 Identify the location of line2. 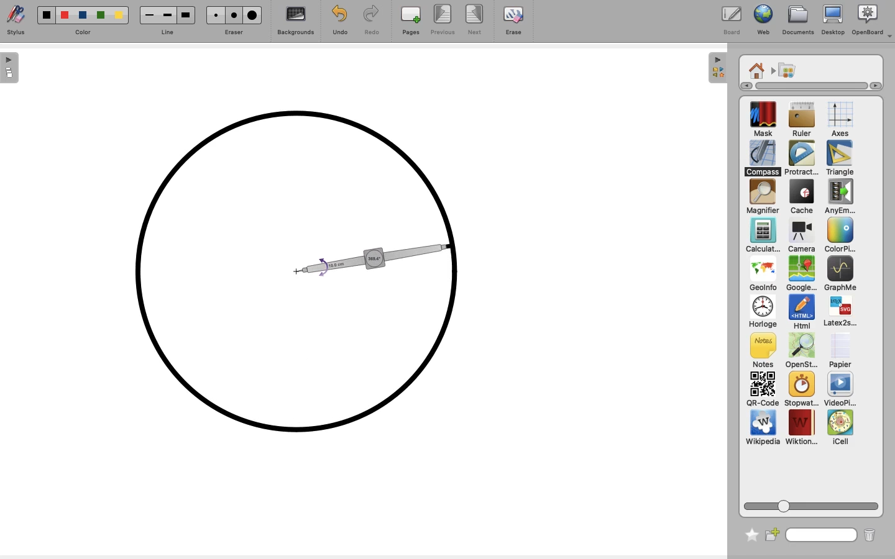
(167, 15).